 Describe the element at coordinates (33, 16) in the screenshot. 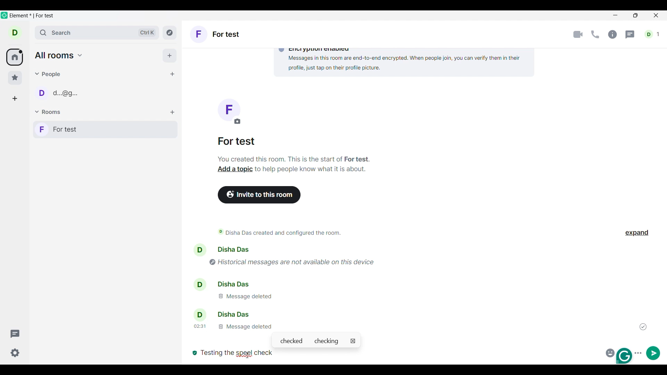

I see `Software and room name` at that location.